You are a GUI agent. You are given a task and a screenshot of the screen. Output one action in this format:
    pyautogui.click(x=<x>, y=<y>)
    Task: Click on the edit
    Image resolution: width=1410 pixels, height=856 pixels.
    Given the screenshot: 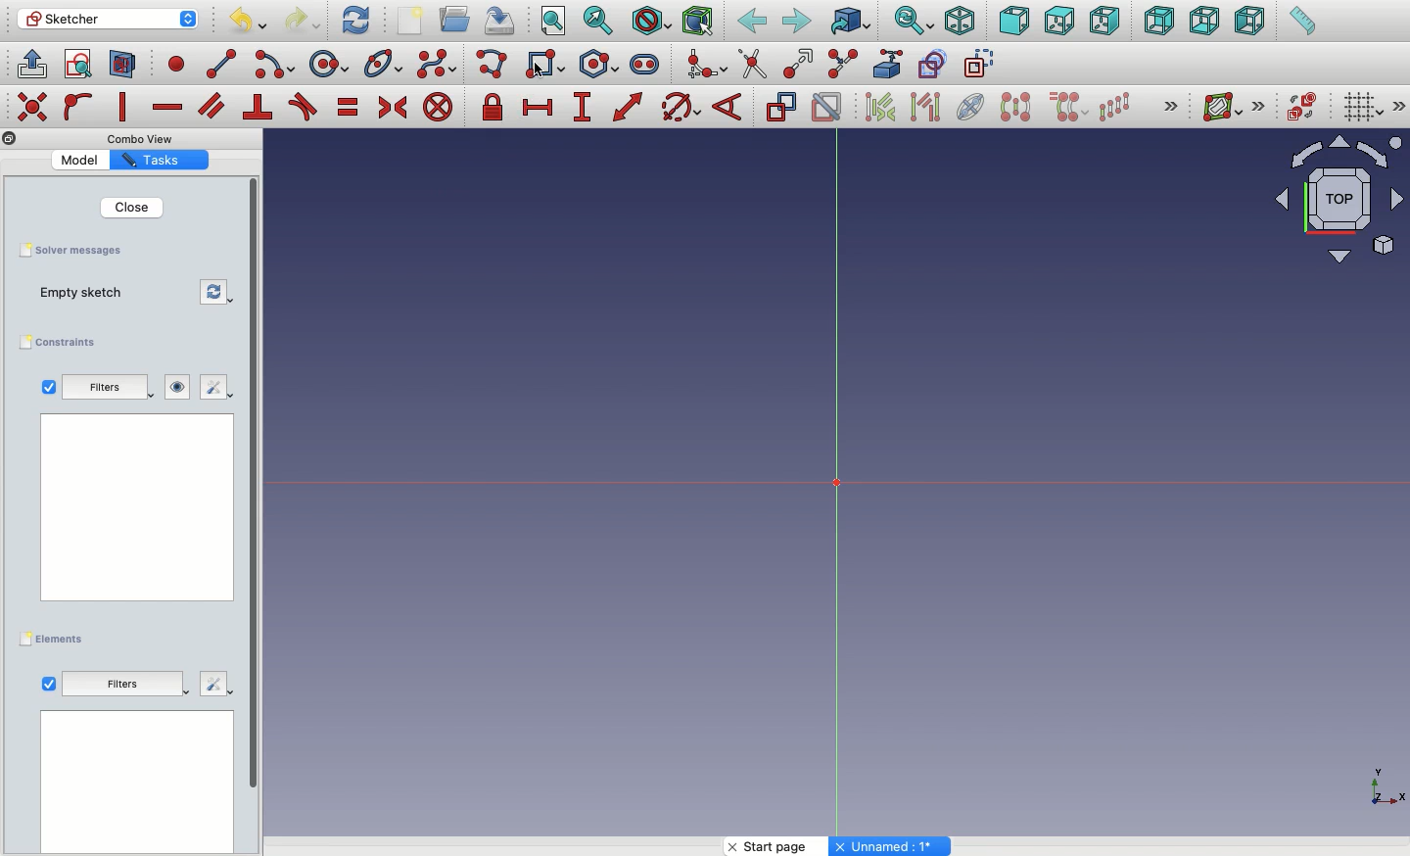 What is the action you would take?
    pyautogui.click(x=212, y=388)
    